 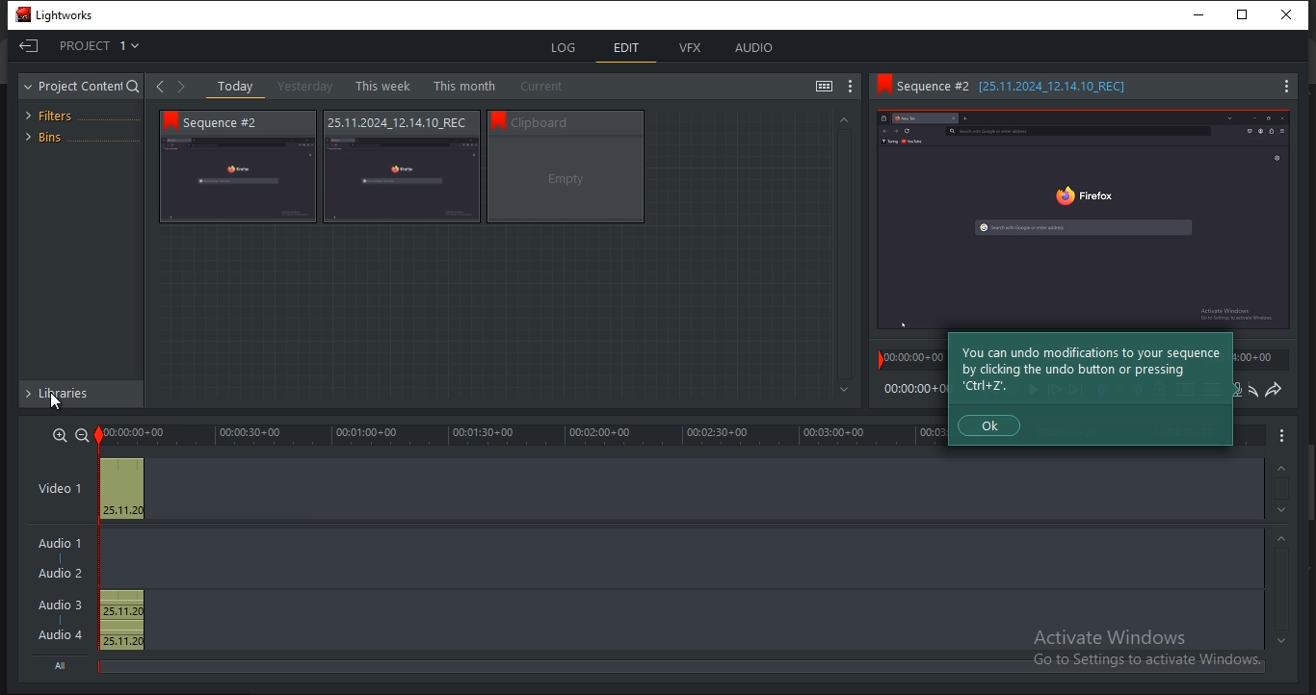 What do you see at coordinates (580, 121) in the screenshot?
I see `Sequence information` at bounding box center [580, 121].